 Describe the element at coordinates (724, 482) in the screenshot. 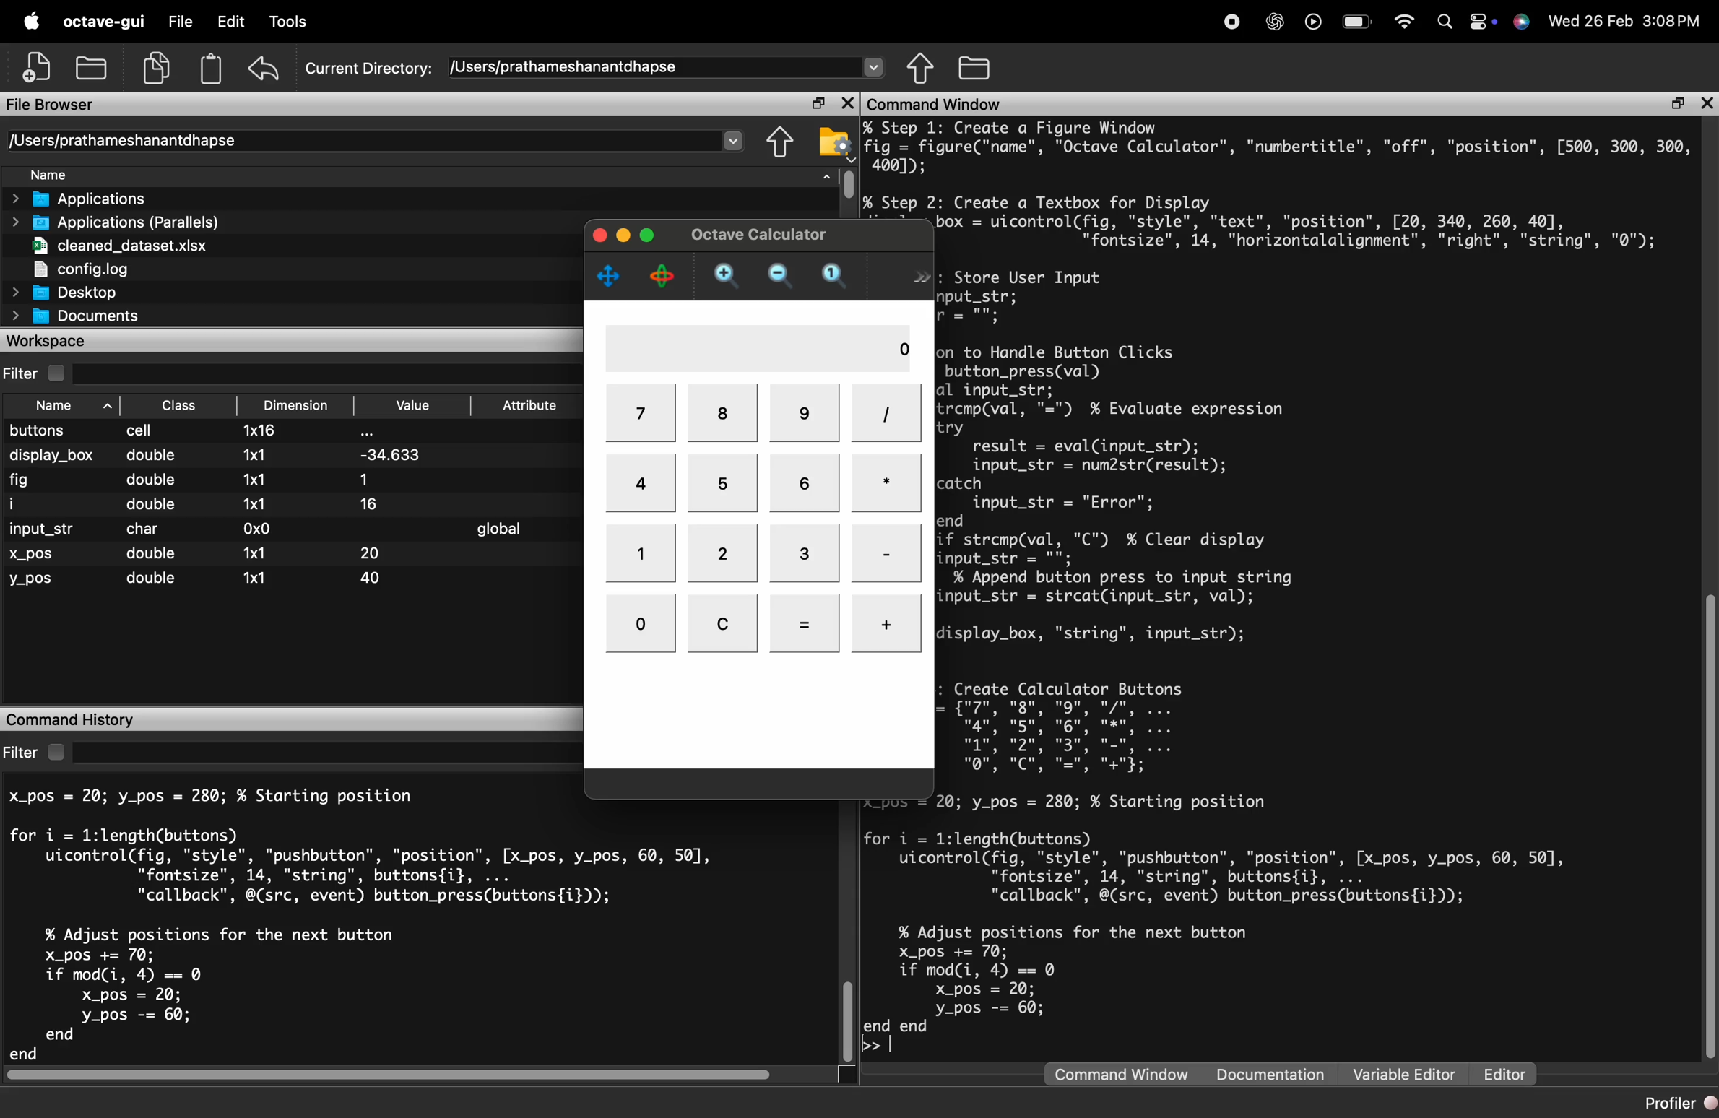

I see `5` at that location.